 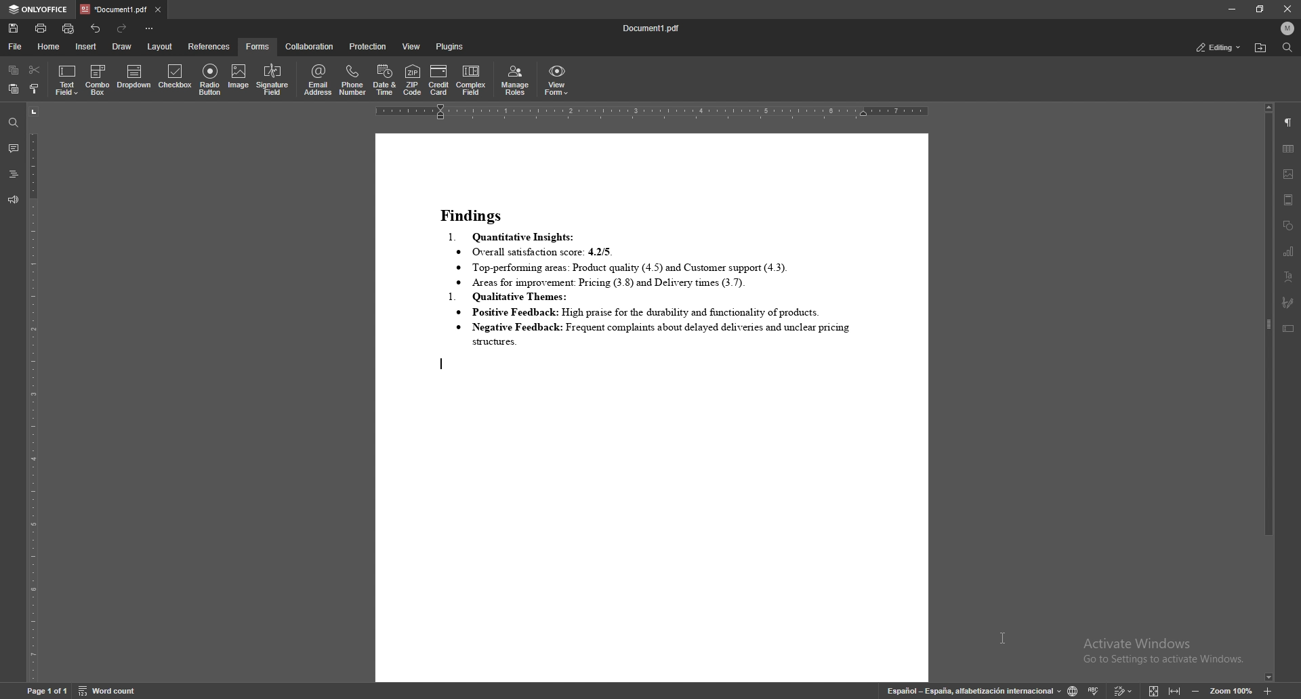 What do you see at coordinates (1268, 394) in the screenshot?
I see `scroll bar` at bounding box center [1268, 394].